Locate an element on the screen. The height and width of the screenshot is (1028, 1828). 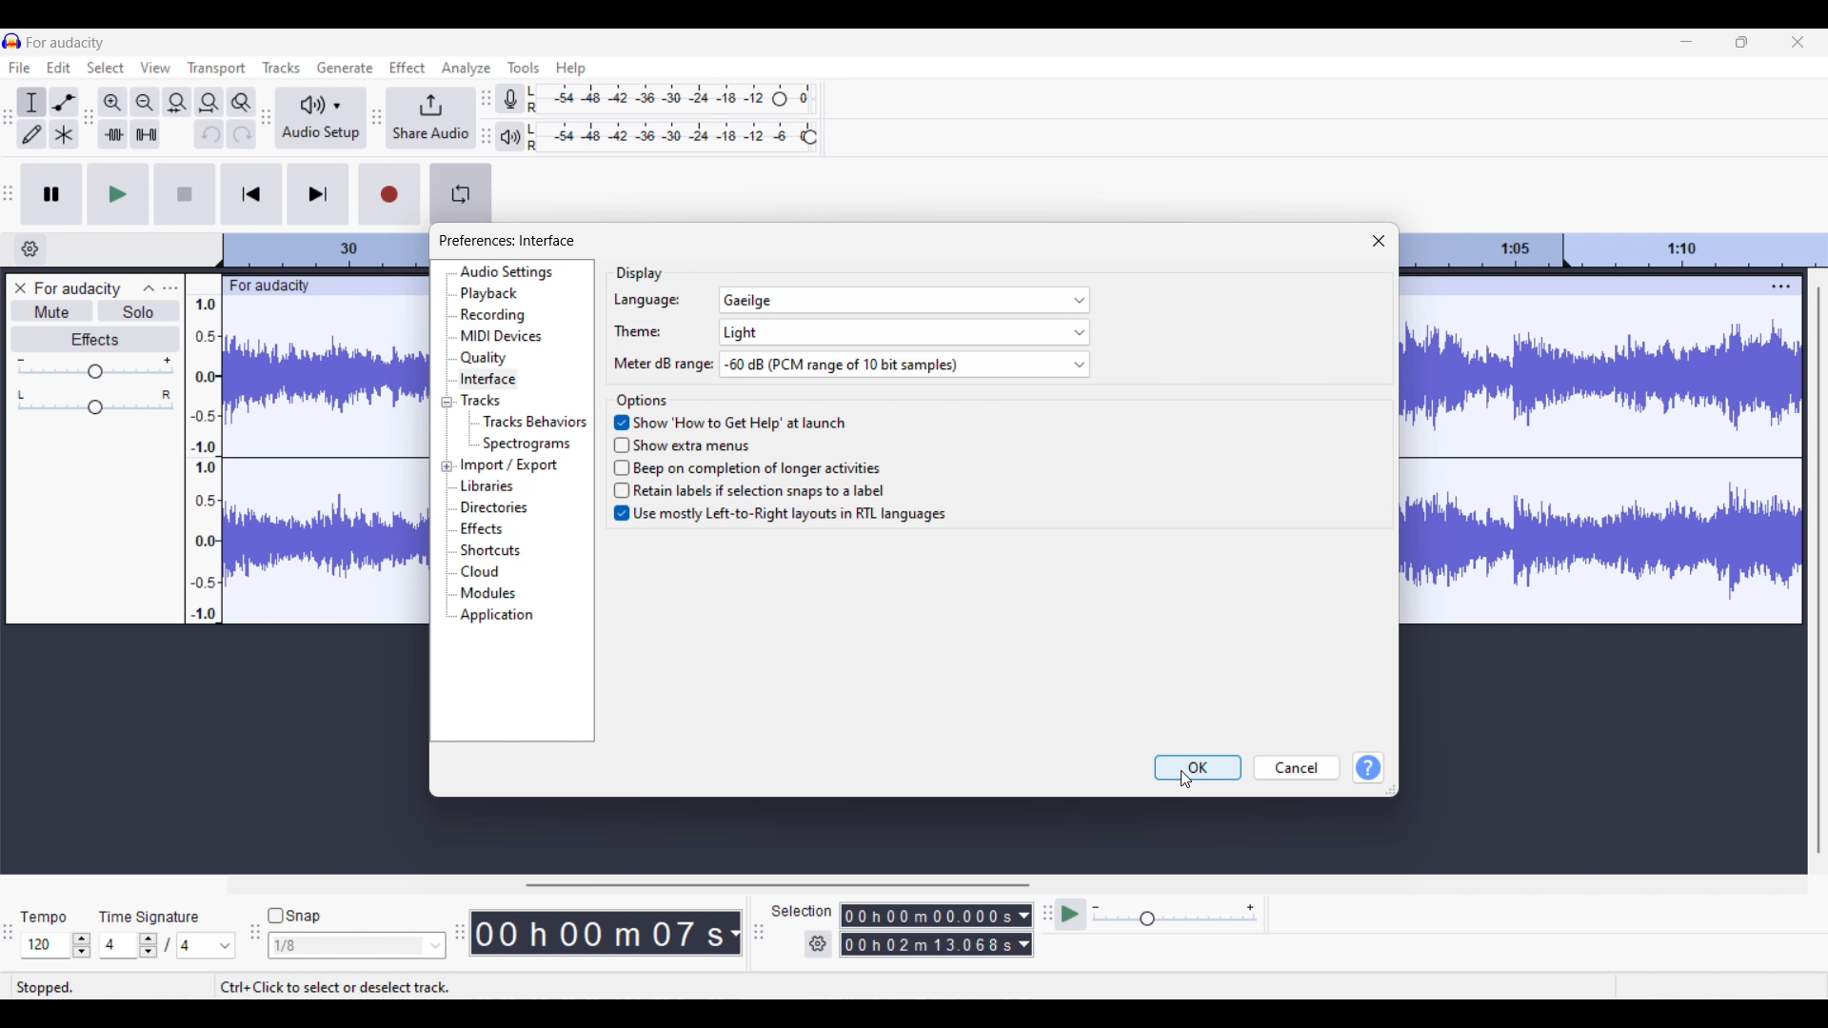
Change dimension of window is located at coordinates (1392, 789).